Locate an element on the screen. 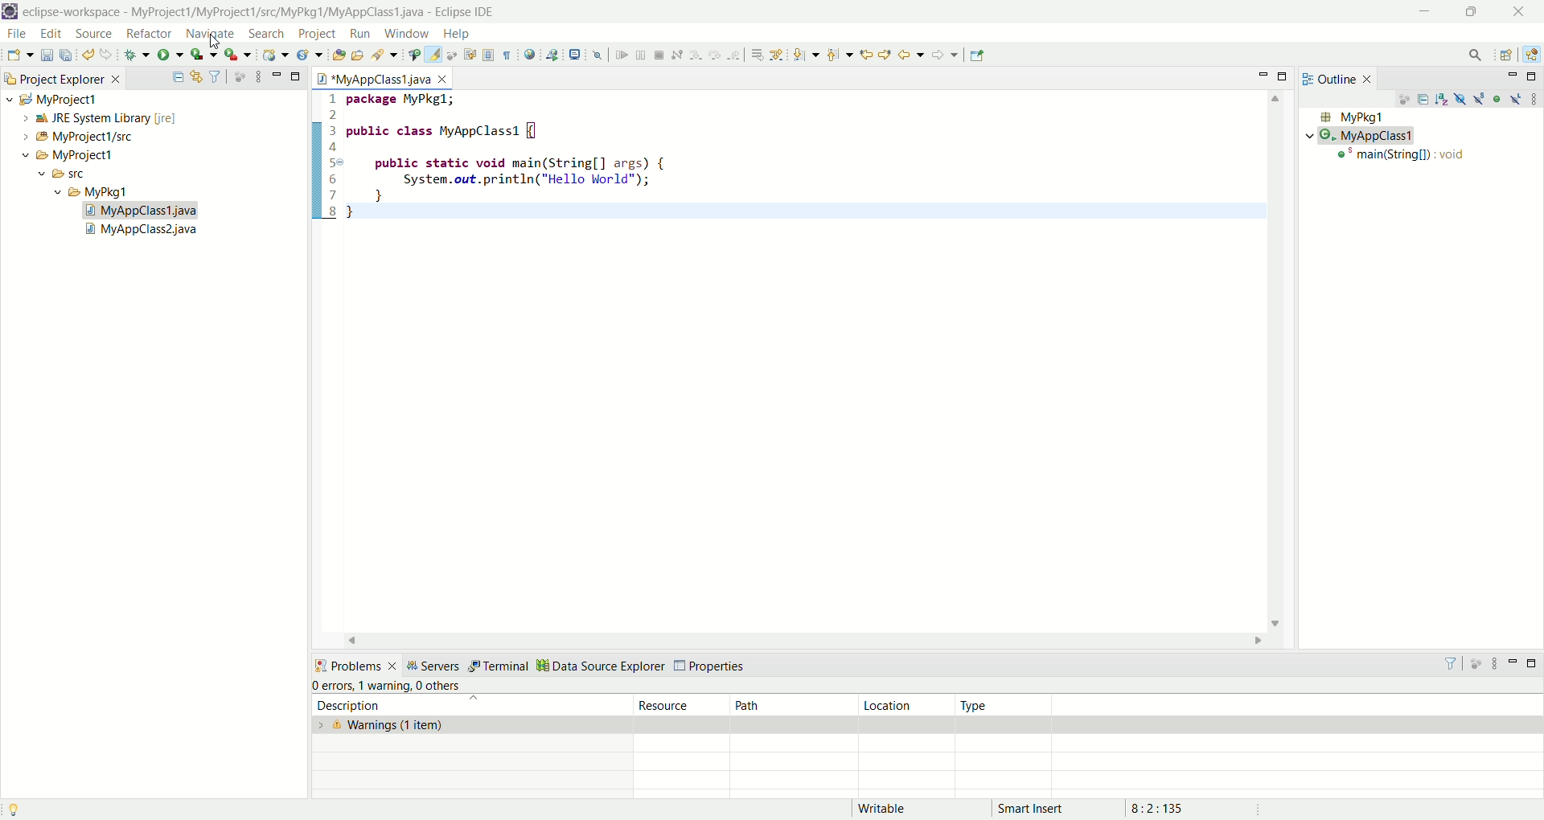  launch web service explorer is located at coordinates (552, 54).